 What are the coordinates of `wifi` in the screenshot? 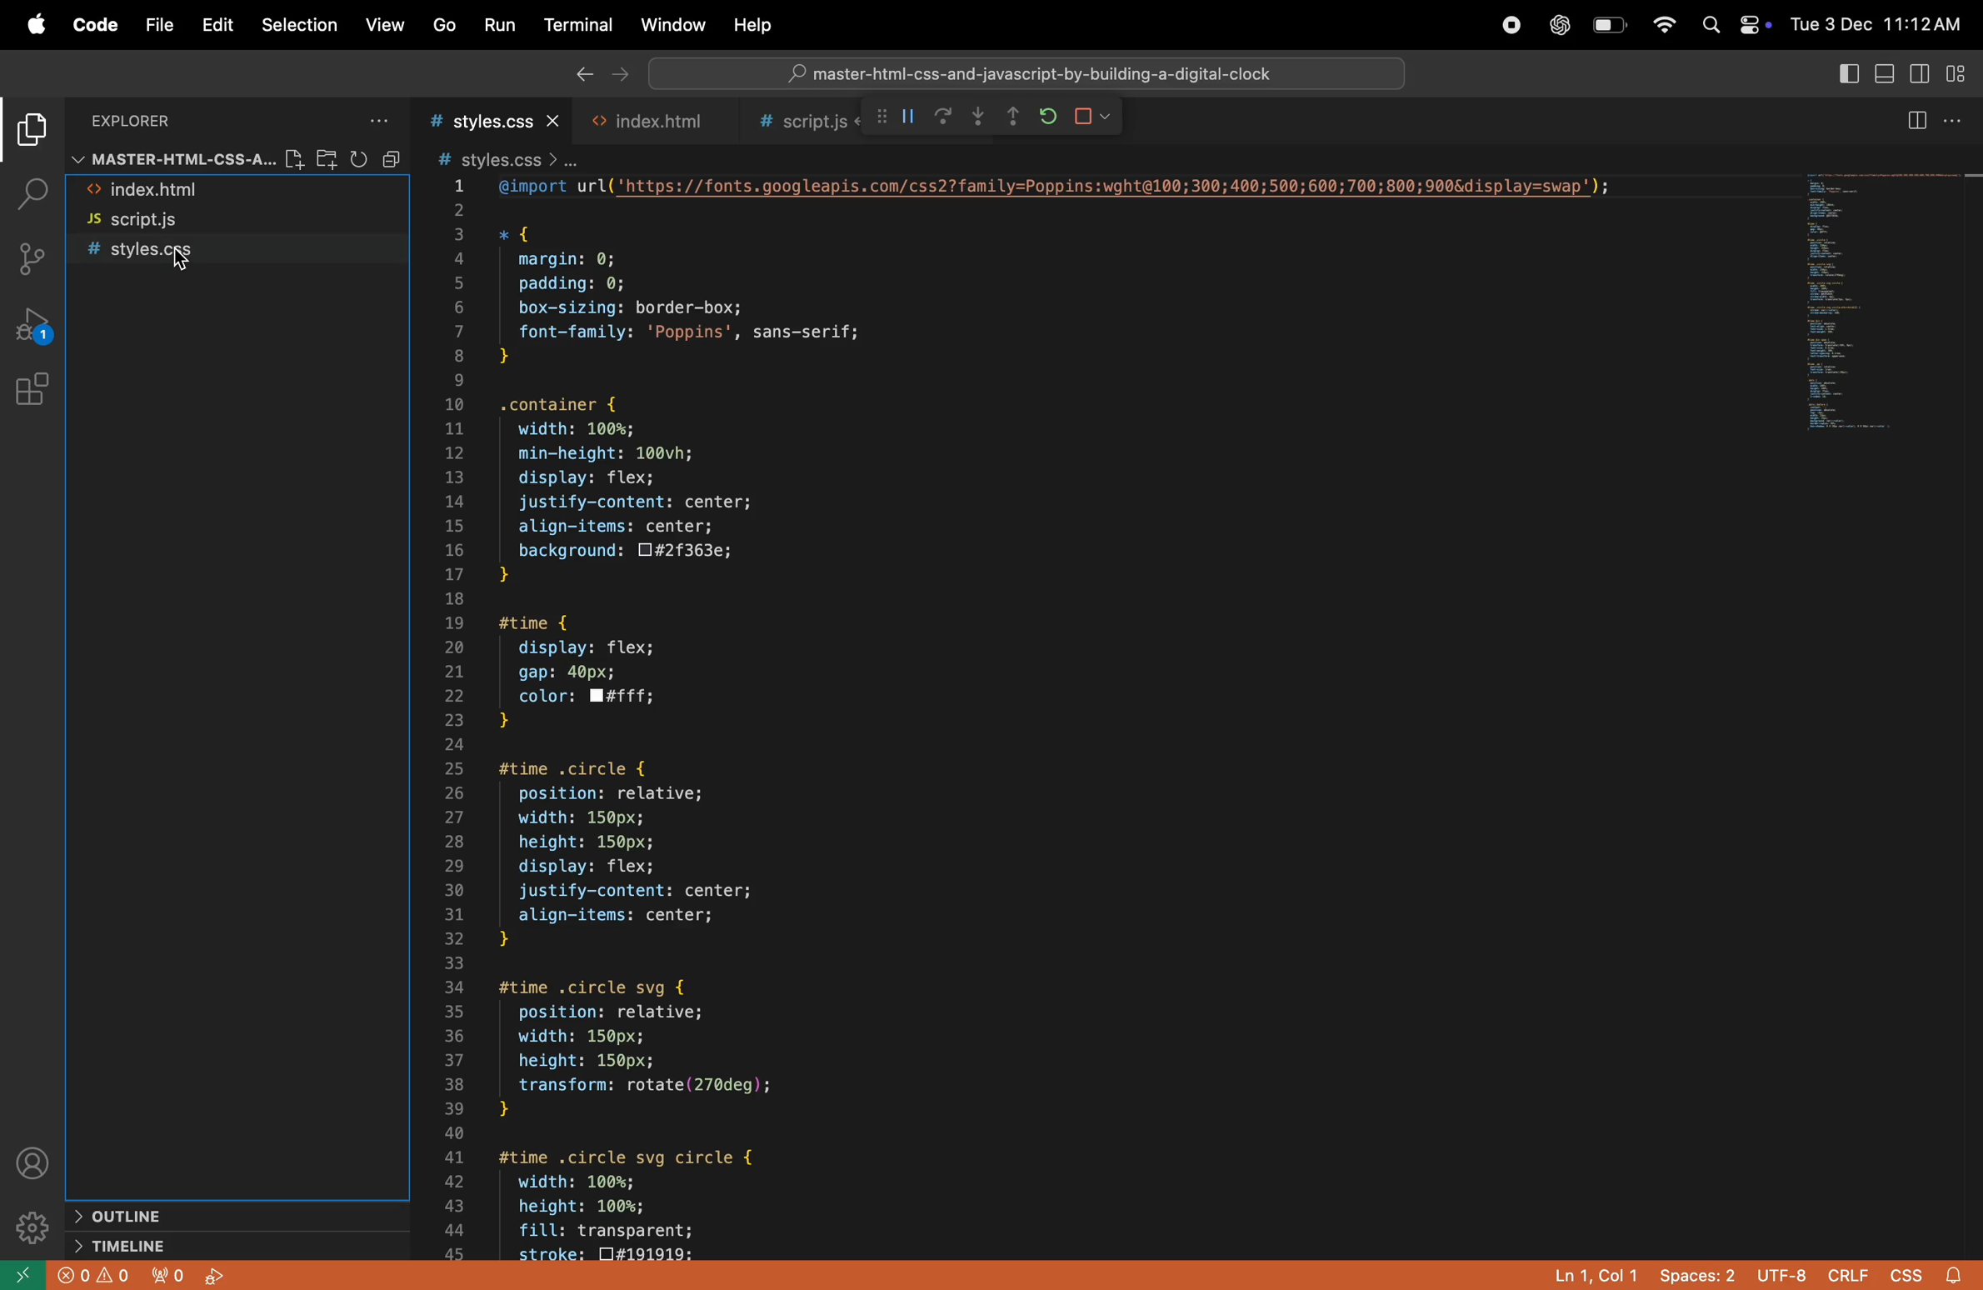 It's located at (1662, 22).